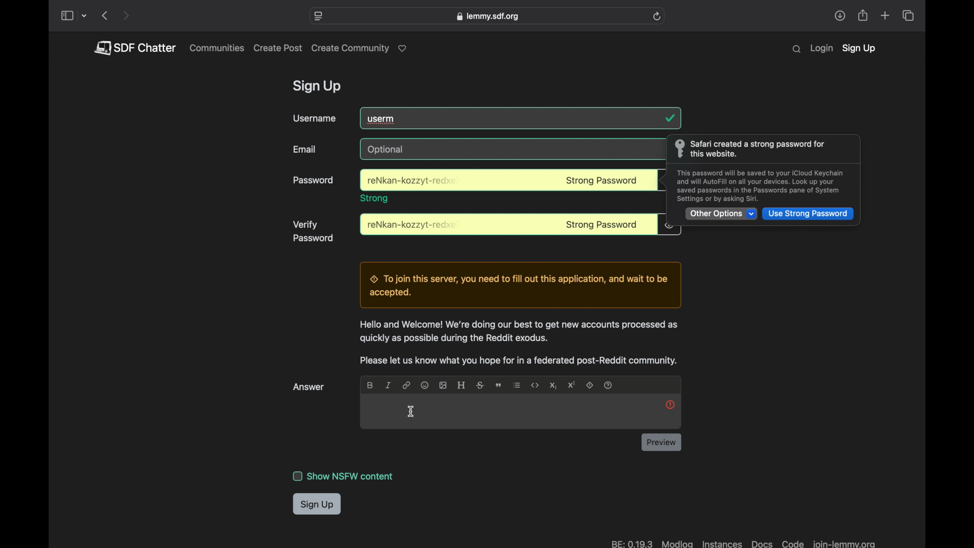 Image resolution: width=974 pixels, height=548 pixels. I want to click on website settings, so click(319, 16).